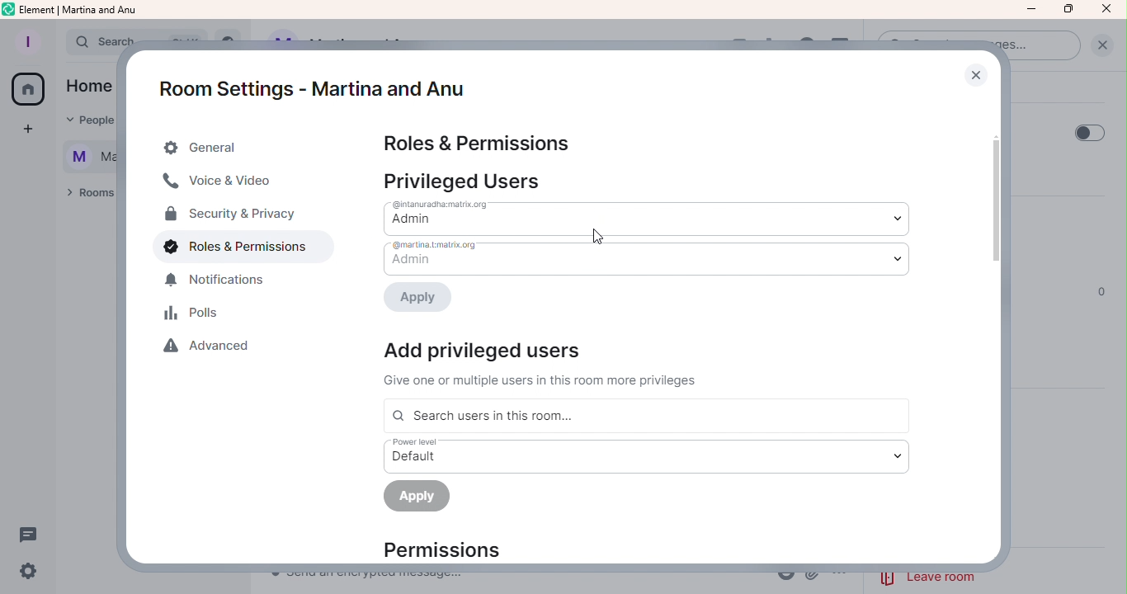 This screenshot has width=1127, height=594. I want to click on Power level, so click(644, 455).